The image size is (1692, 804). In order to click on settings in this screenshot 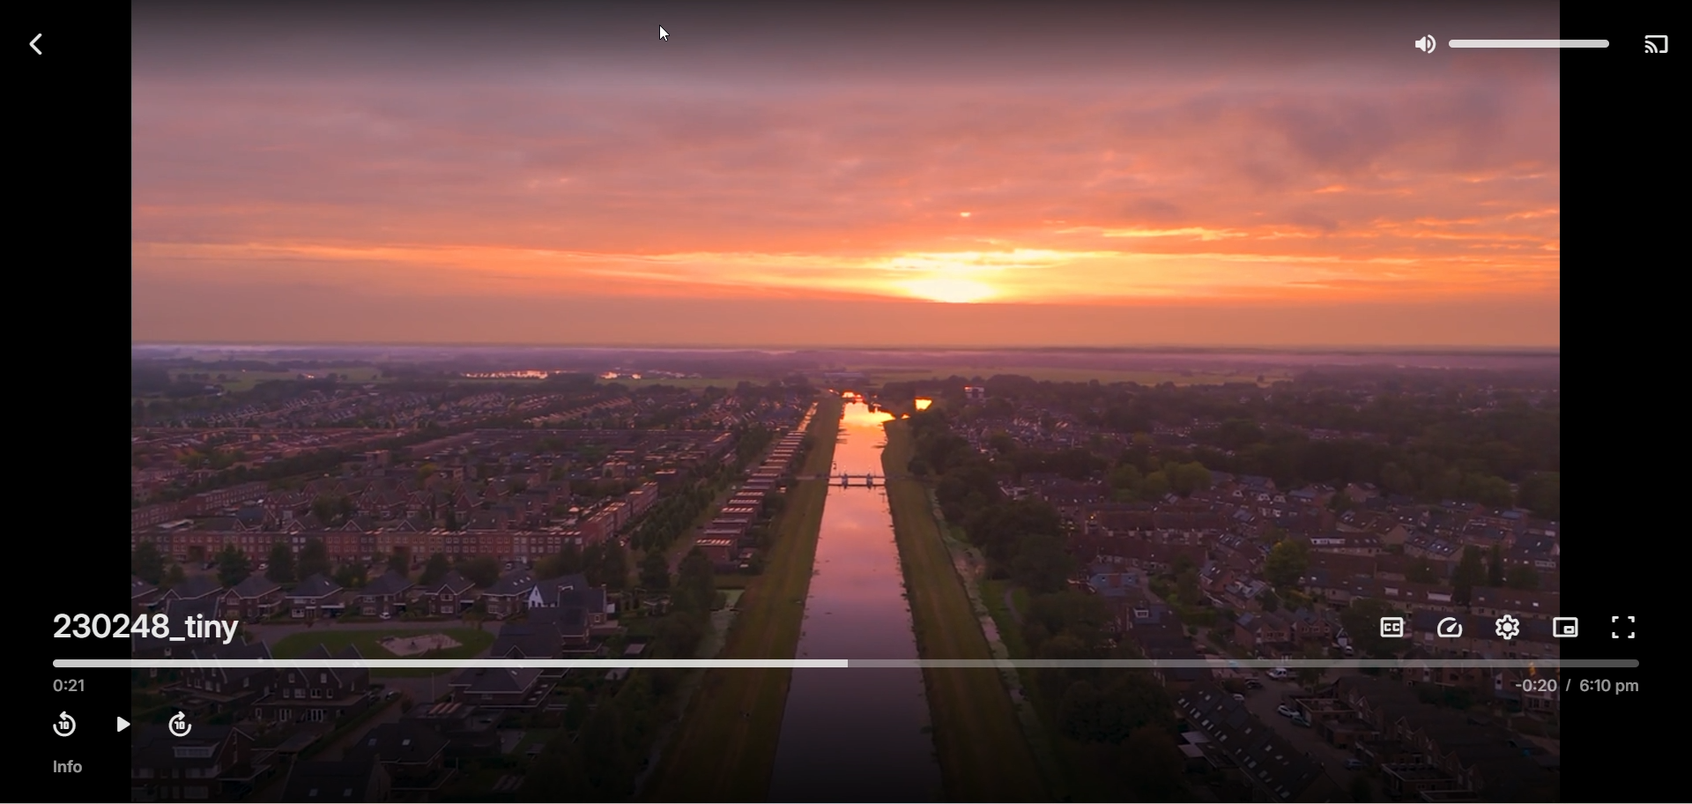, I will do `click(1504, 627)`.